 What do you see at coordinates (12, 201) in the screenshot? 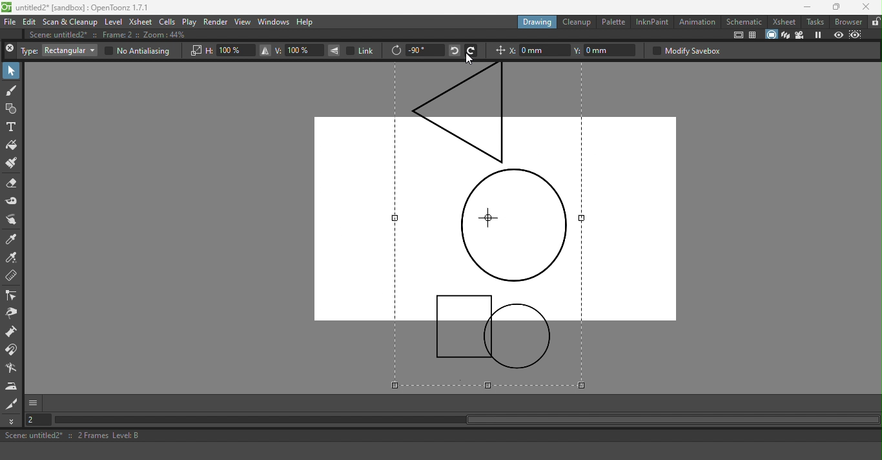
I see `Tape tool` at bounding box center [12, 201].